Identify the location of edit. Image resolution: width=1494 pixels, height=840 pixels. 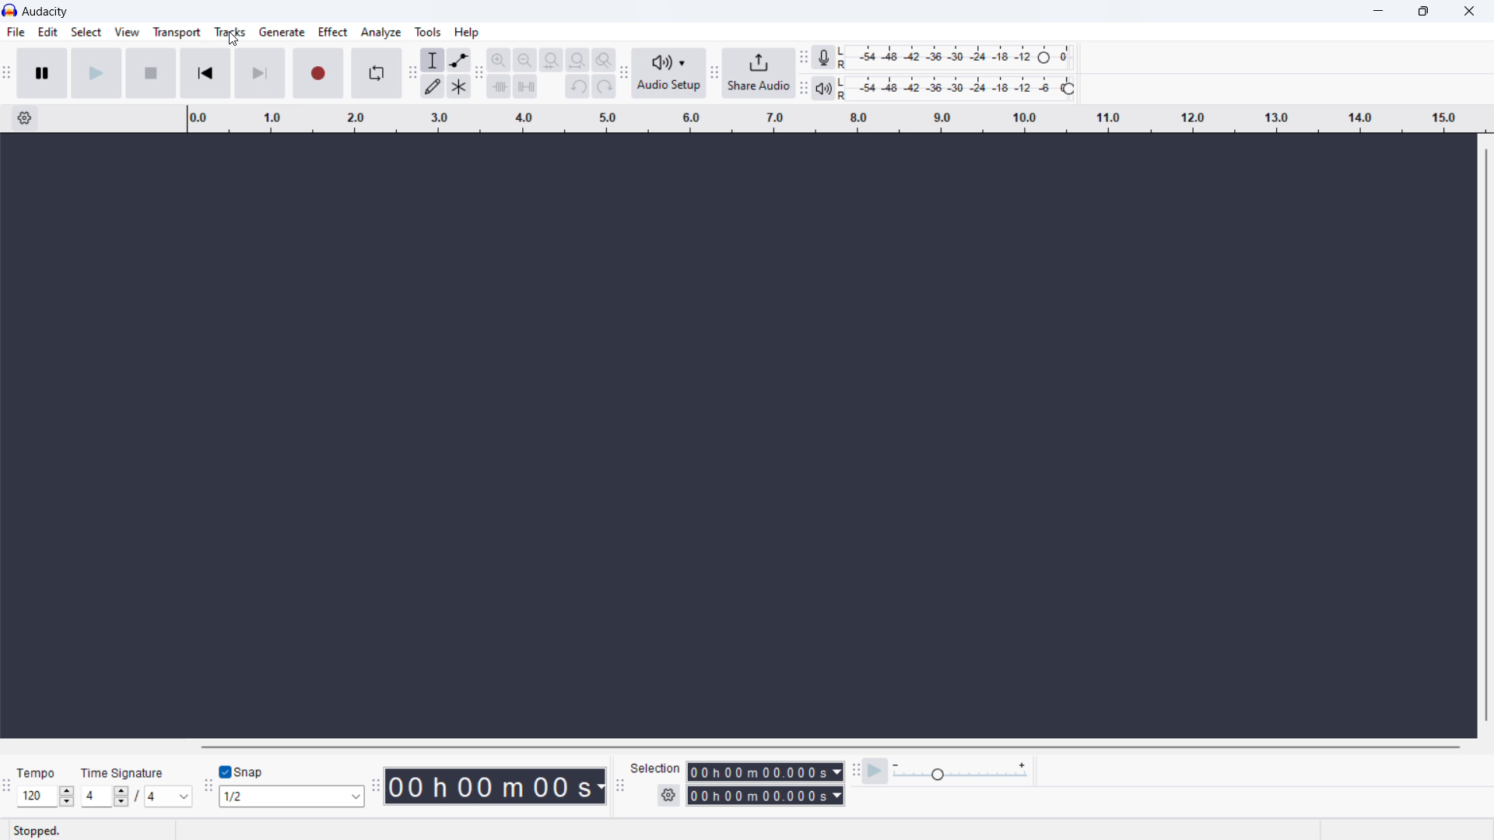
(48, 33).